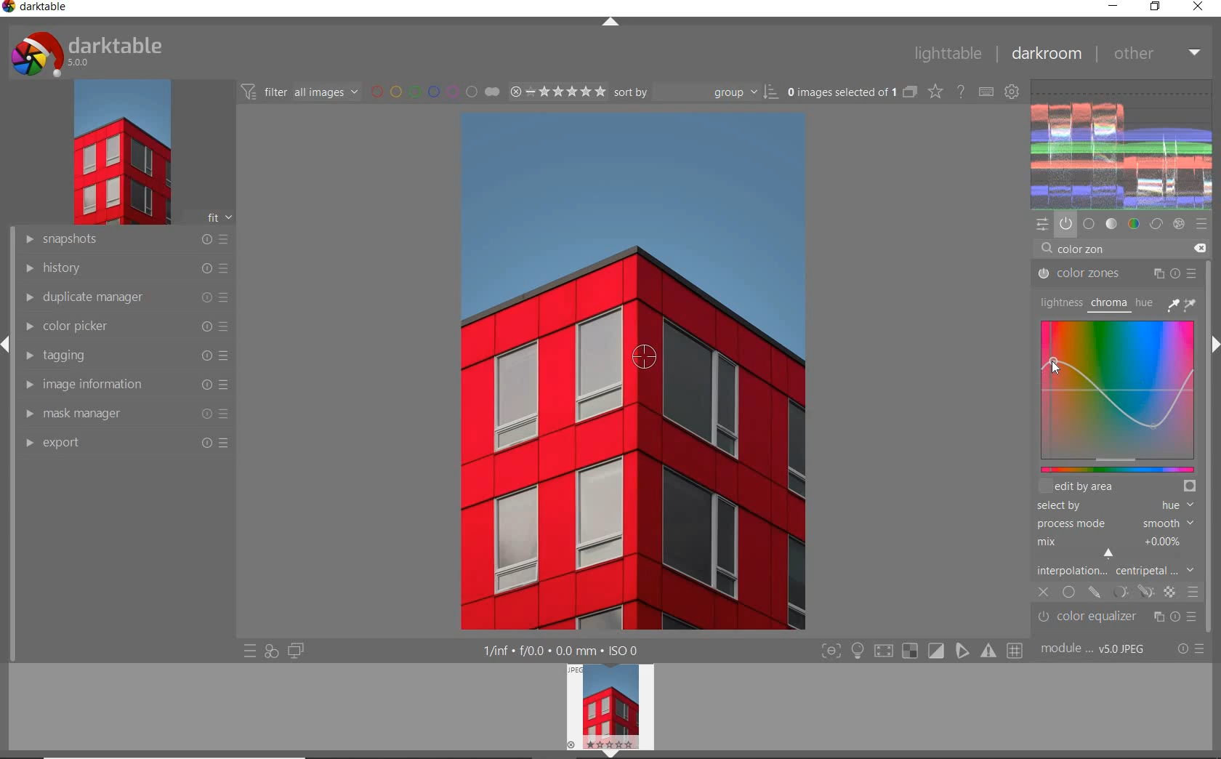  What do you see at coordinates (908, 651) in the screenshot?
I see `gamut check` at bounding box center [908, 651].